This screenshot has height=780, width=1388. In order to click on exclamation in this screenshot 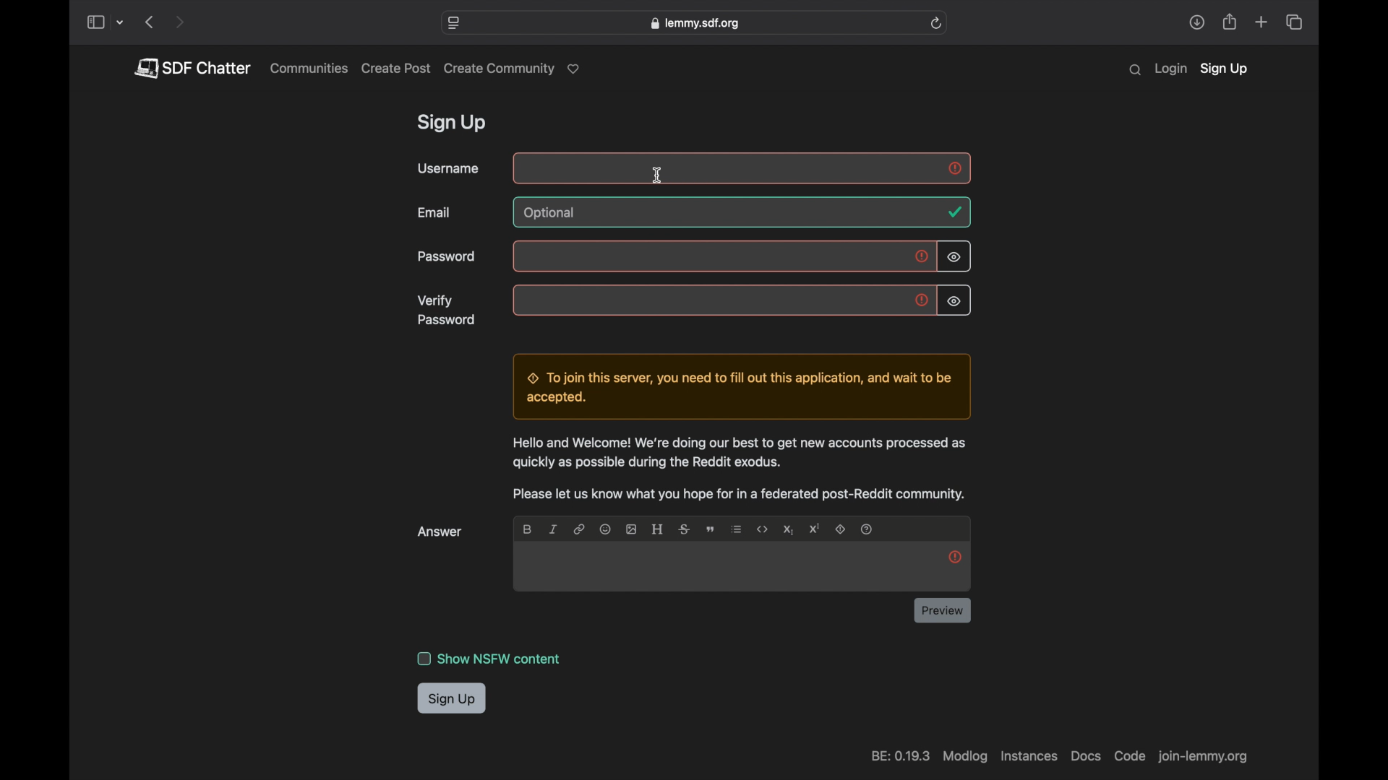, I will do `click(923, 258)`.